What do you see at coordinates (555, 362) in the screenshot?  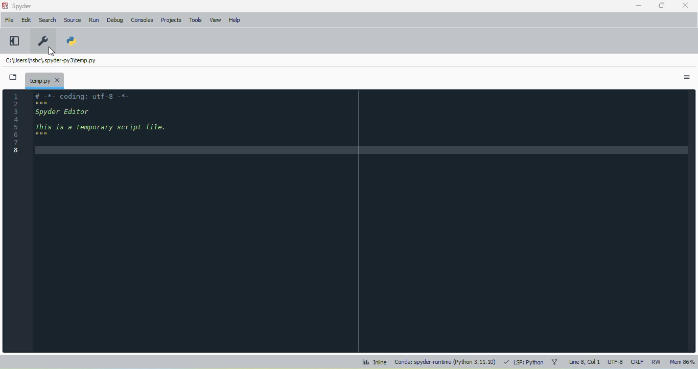 I see `git branch` at bounding box center [555, 362].